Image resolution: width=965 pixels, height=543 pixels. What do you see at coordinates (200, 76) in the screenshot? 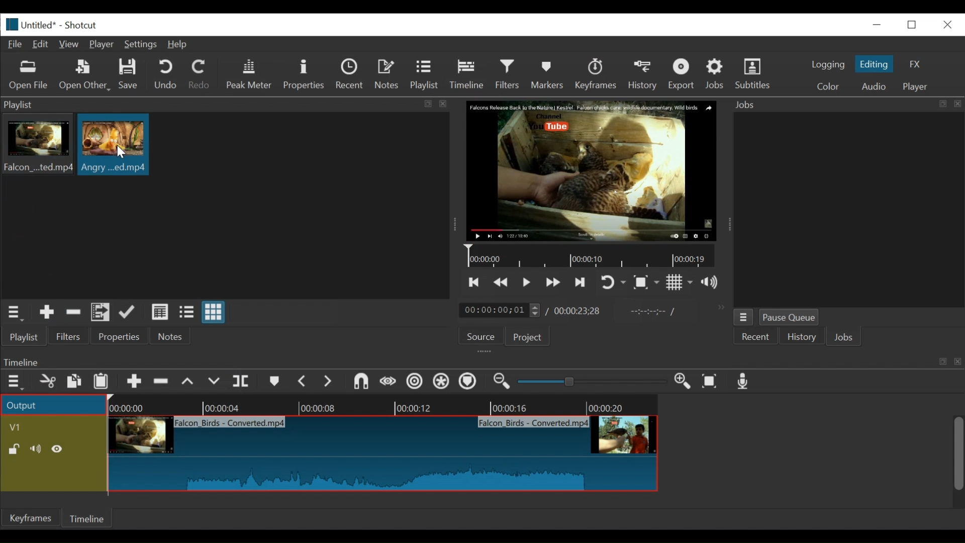
I see `Redo` at bounding box center [200, 76].